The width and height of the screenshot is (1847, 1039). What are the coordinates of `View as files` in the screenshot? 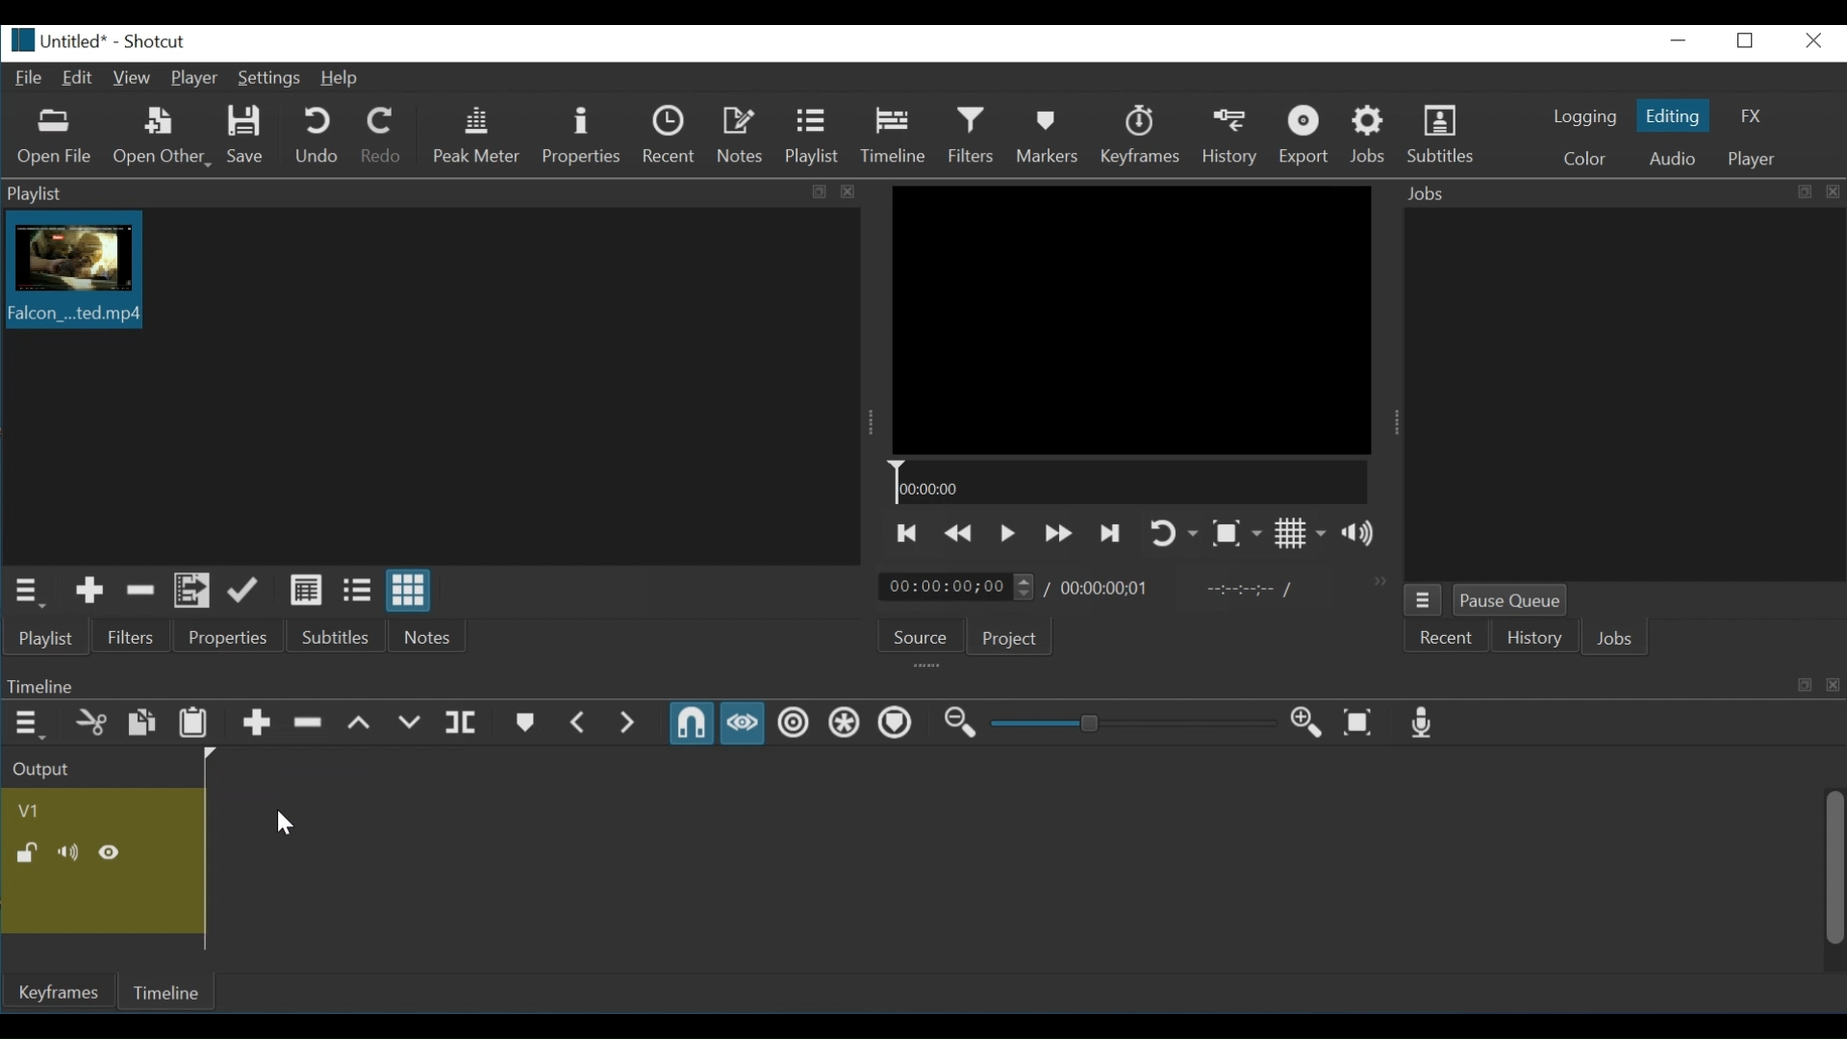 It's located at (356, 592).